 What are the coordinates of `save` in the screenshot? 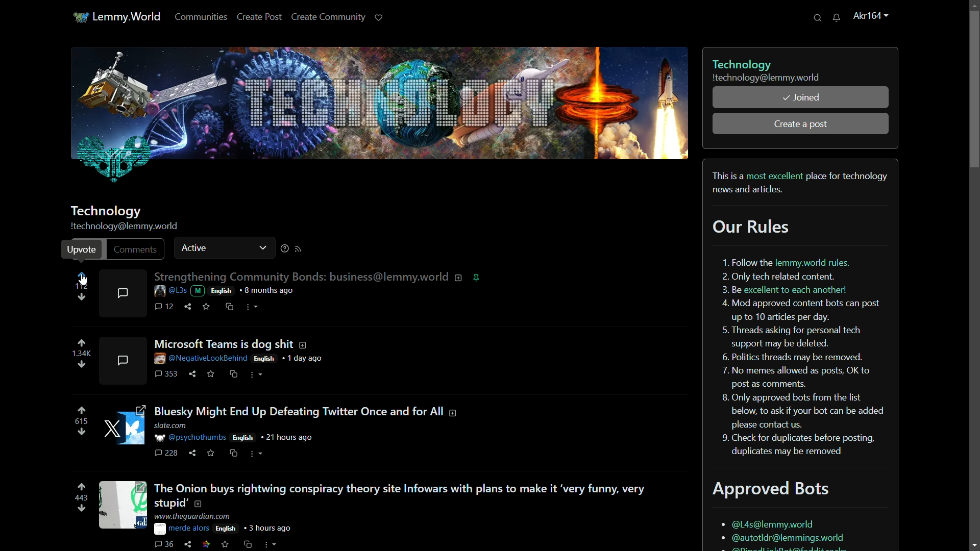 It's located at (208, 306).